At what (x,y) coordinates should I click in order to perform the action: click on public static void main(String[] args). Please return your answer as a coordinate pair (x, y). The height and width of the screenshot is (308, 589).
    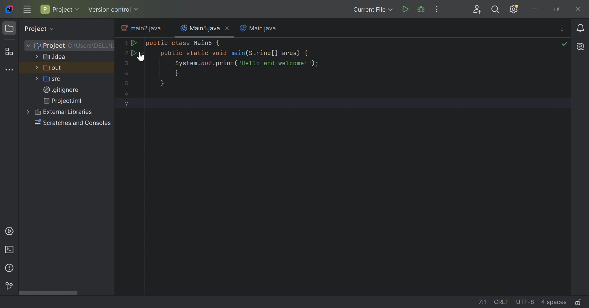
    Looking at the image, I should click on (234, 54).